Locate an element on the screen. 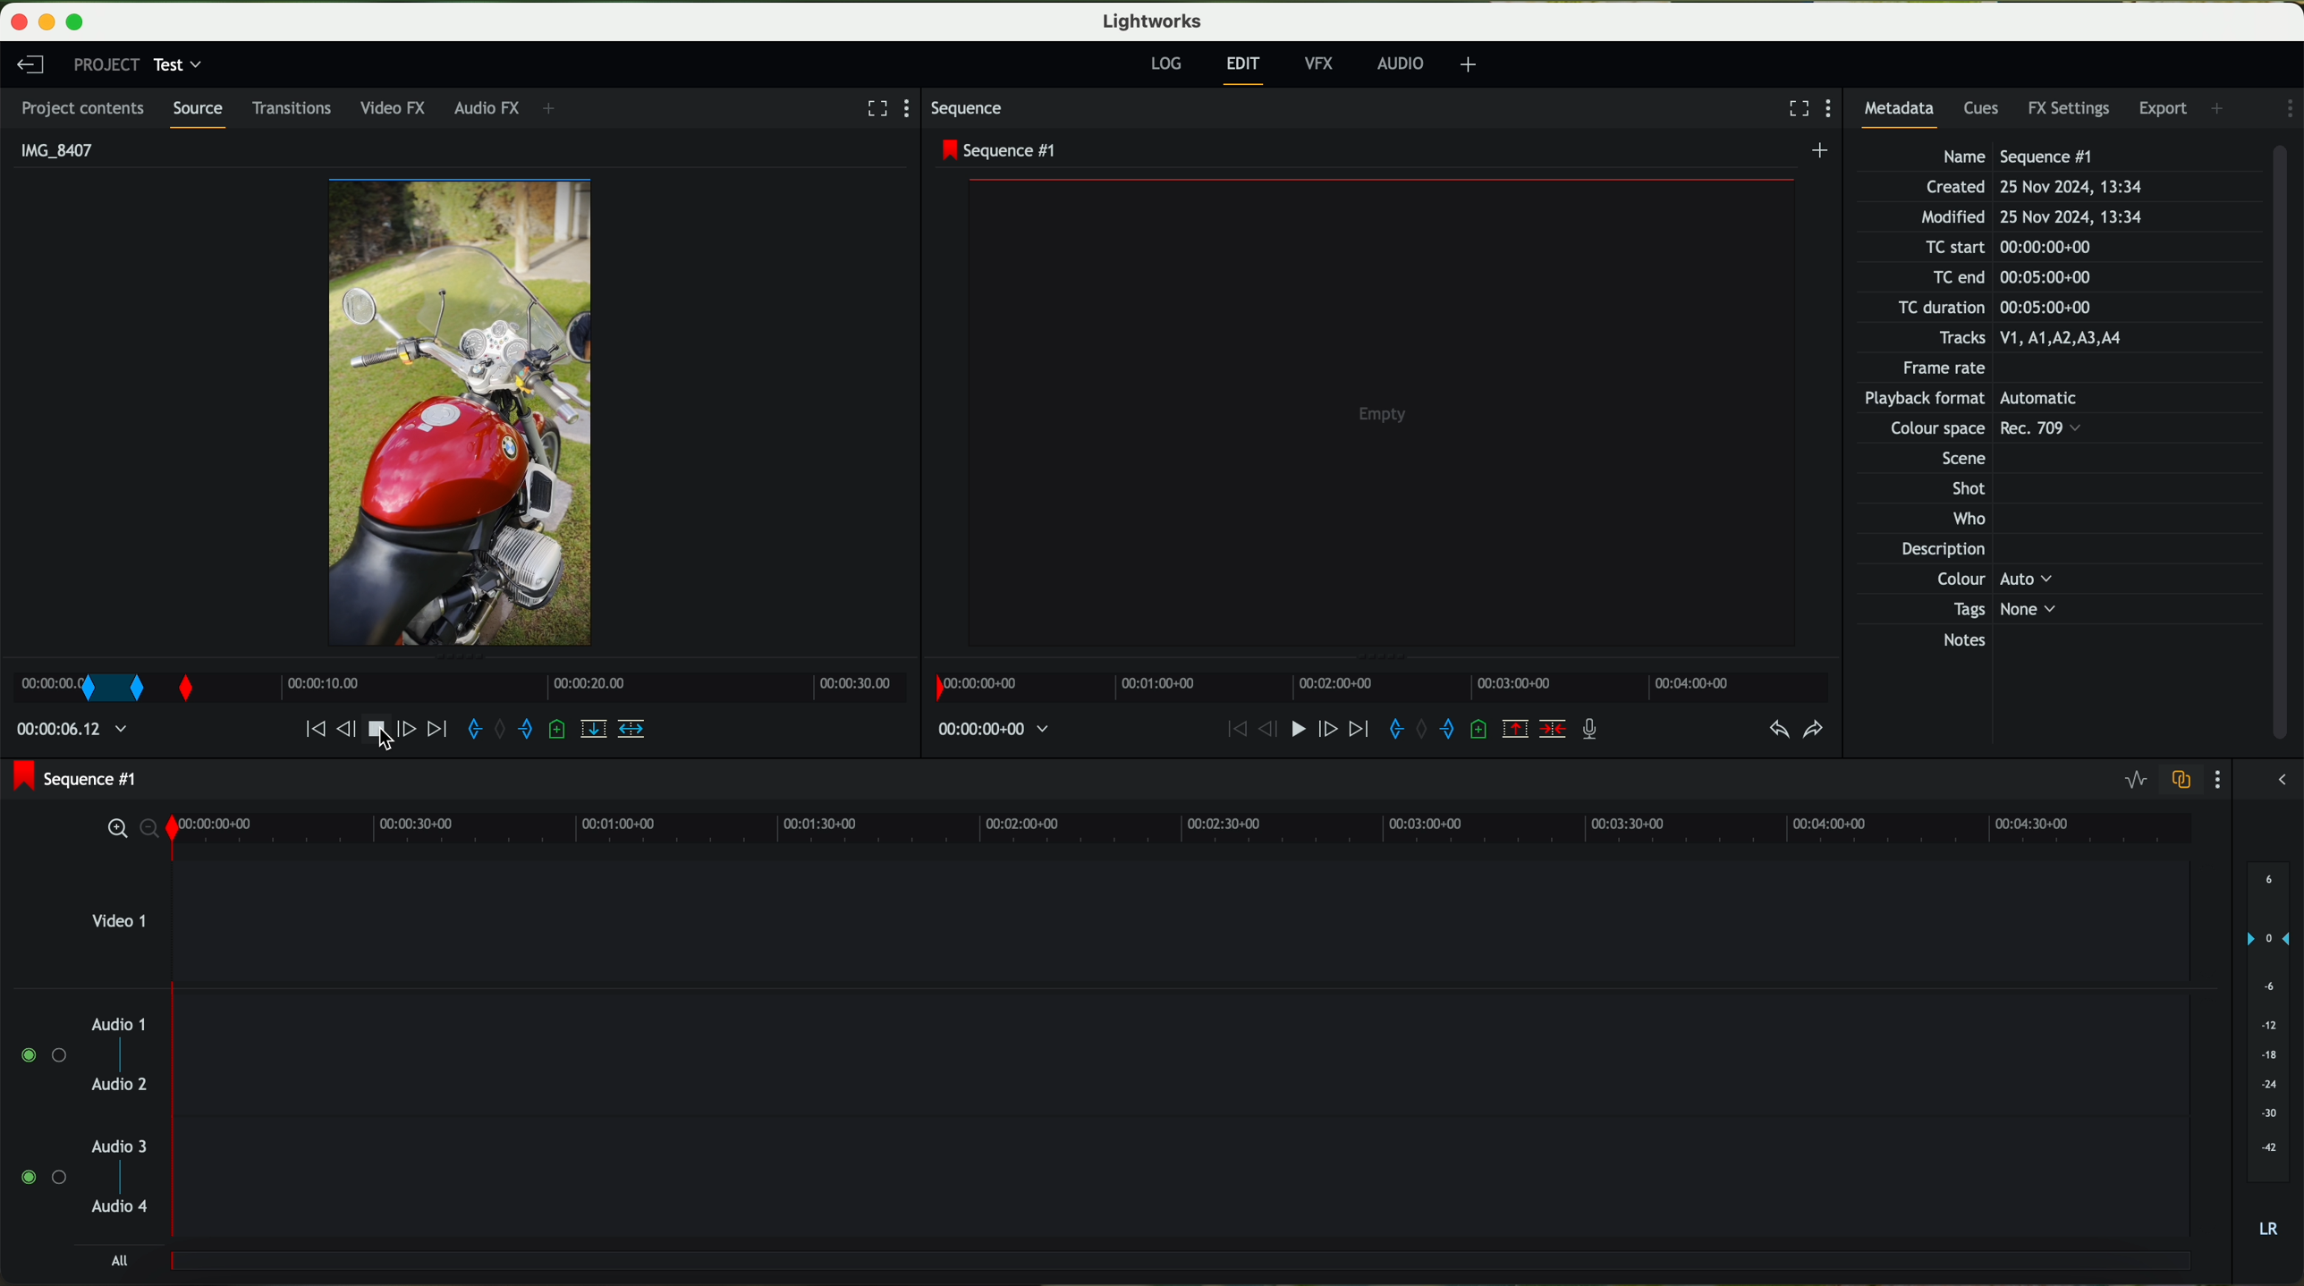 The image size is (2304, 1286). timeline is located at coordinates (1380, 687).